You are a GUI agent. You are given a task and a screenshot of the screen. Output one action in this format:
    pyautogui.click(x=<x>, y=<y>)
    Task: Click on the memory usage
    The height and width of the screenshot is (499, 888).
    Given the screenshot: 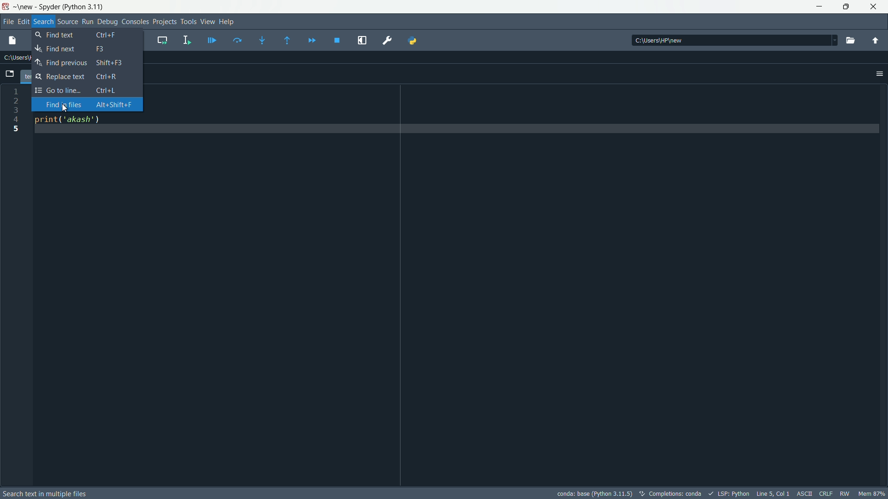 What is the action you would take?
    pyautogui.click(x=872, y=493)
    